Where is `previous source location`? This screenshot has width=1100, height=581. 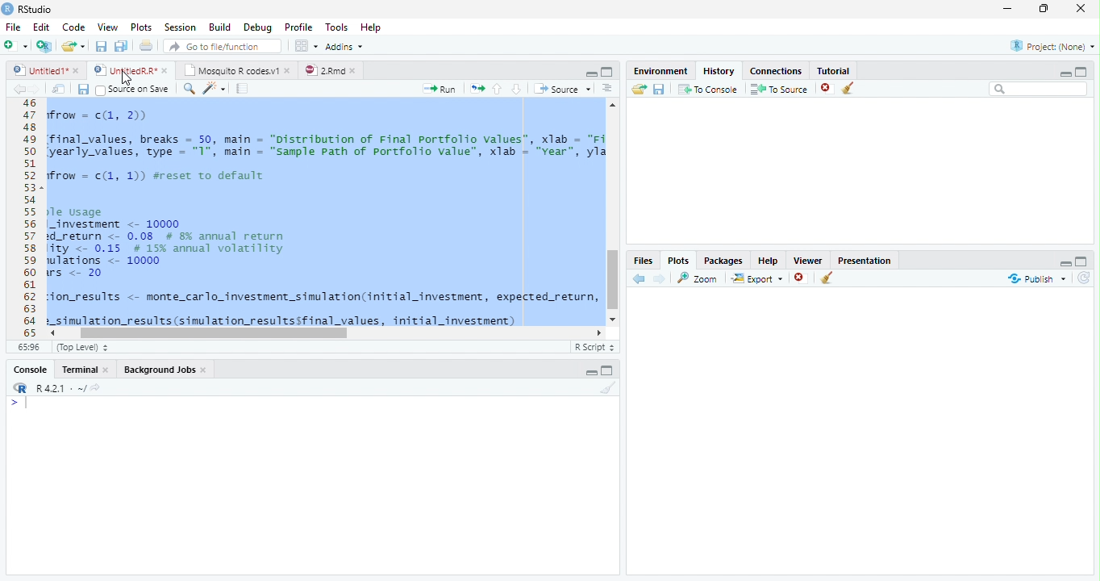 previous source location is located at coordinates (19, 89).